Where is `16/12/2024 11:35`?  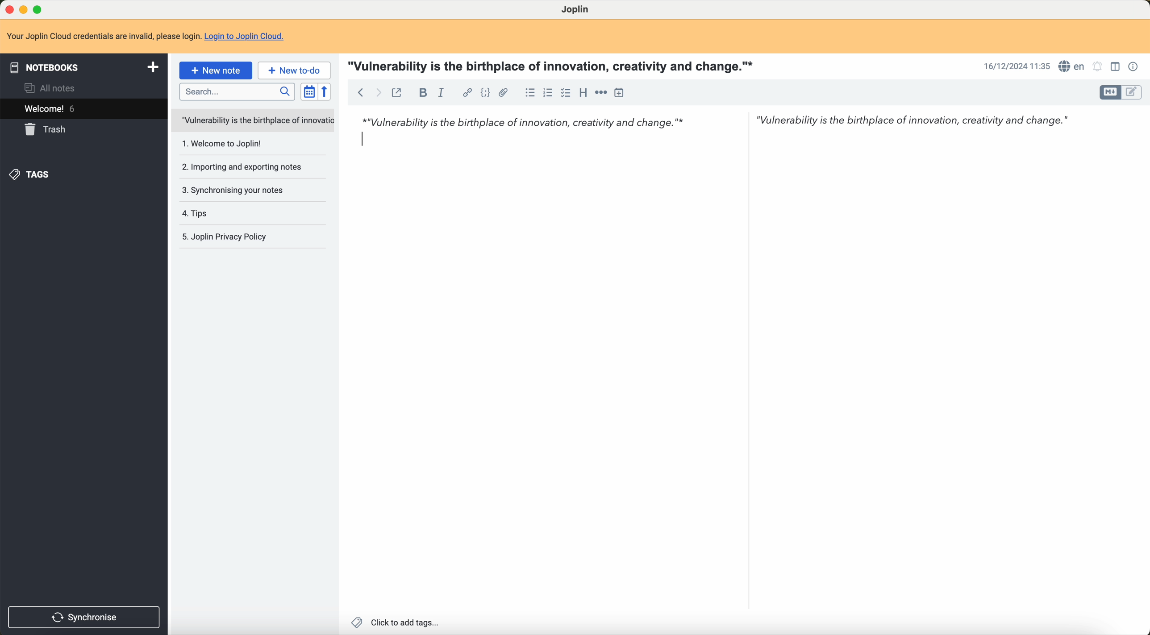 16/12/2024 11:35 is located at coordinates (1015, 66).